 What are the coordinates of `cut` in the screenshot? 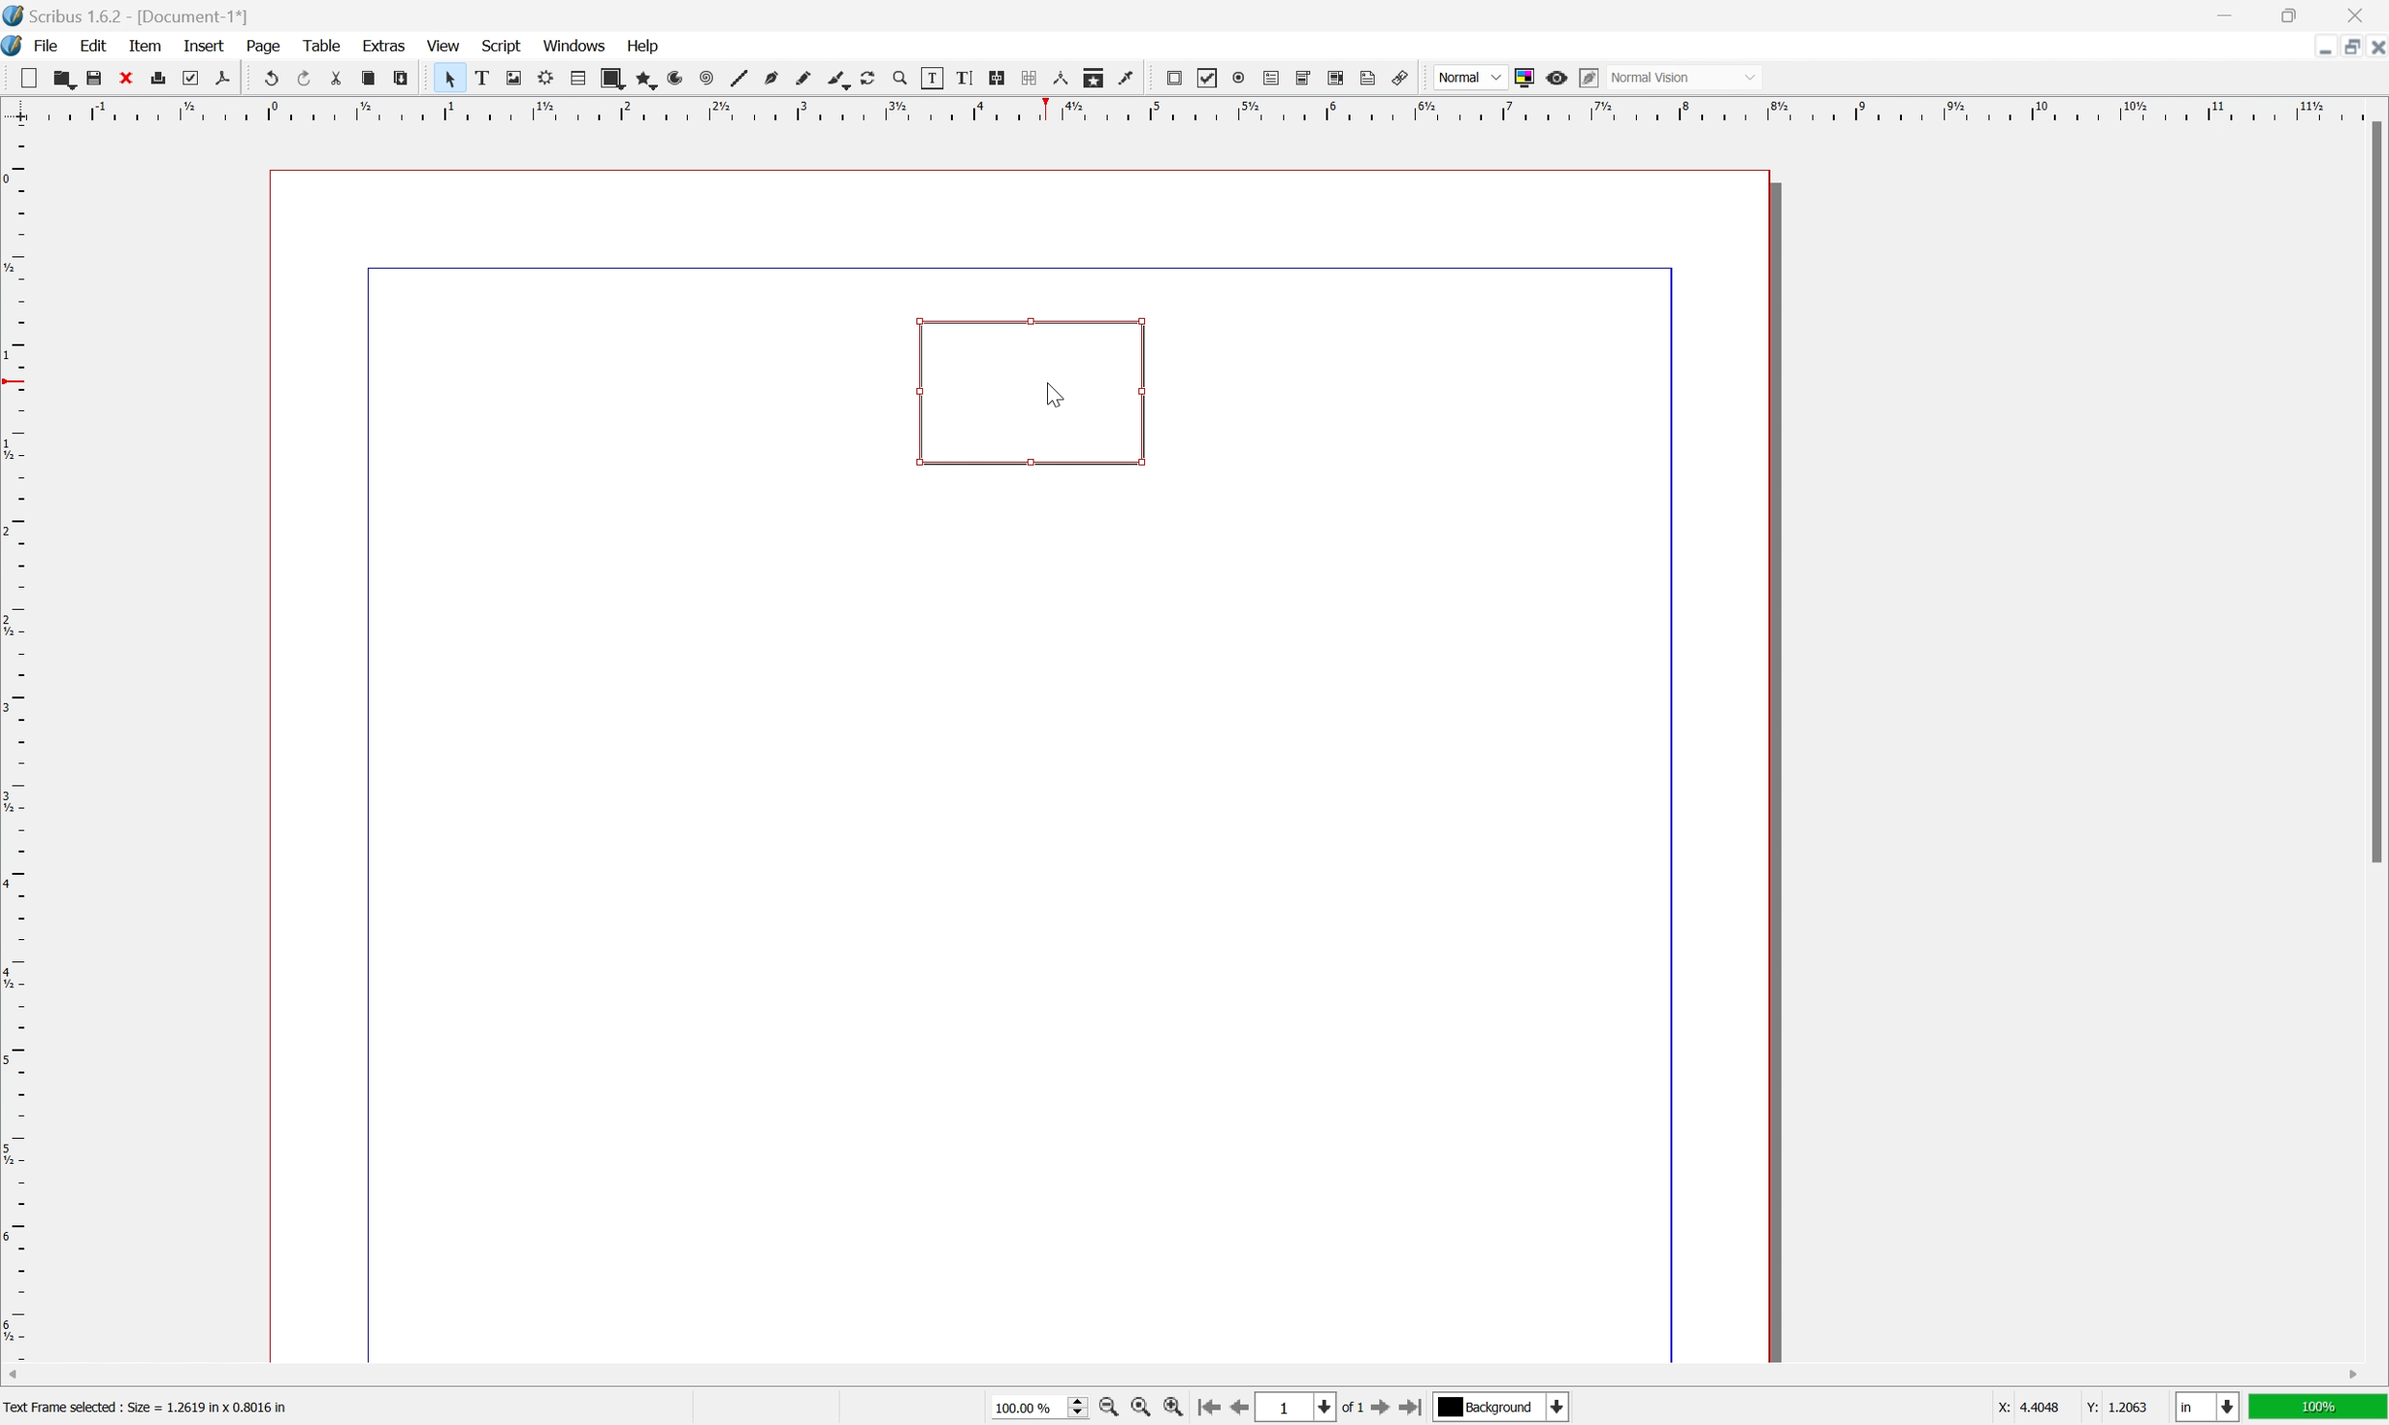 It's located at (125, 77).